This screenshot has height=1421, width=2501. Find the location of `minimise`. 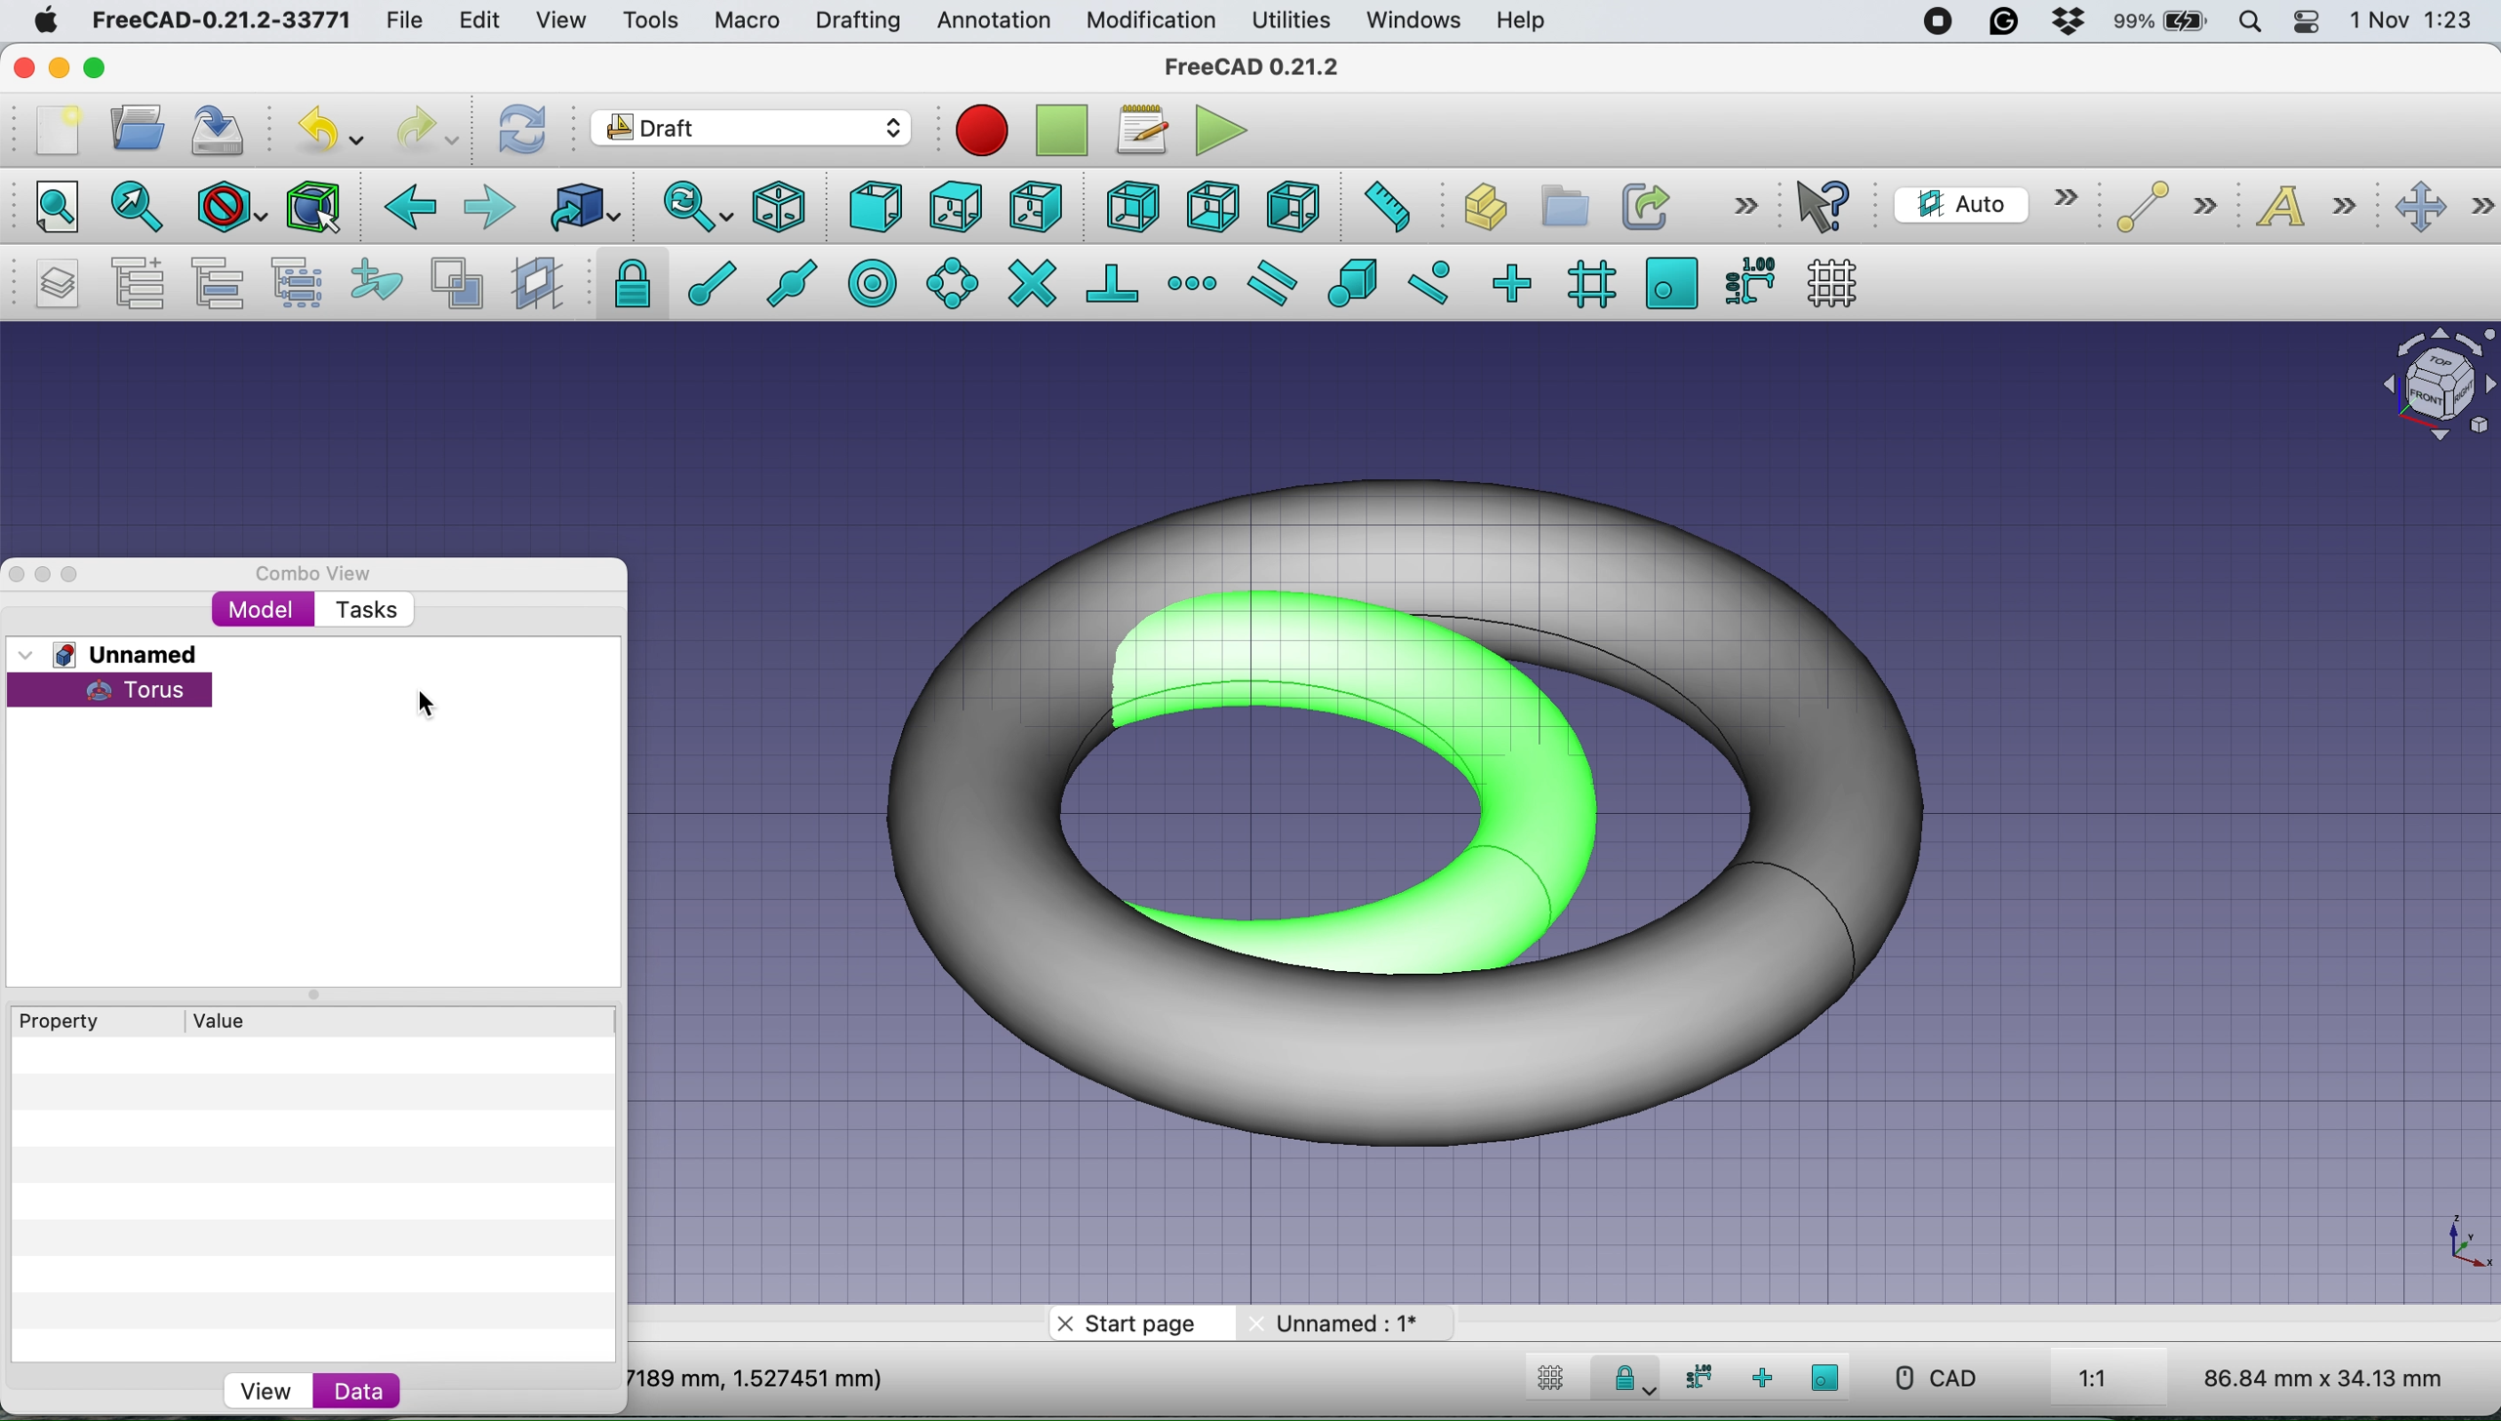

minimise is located at coordinates (59, 62).